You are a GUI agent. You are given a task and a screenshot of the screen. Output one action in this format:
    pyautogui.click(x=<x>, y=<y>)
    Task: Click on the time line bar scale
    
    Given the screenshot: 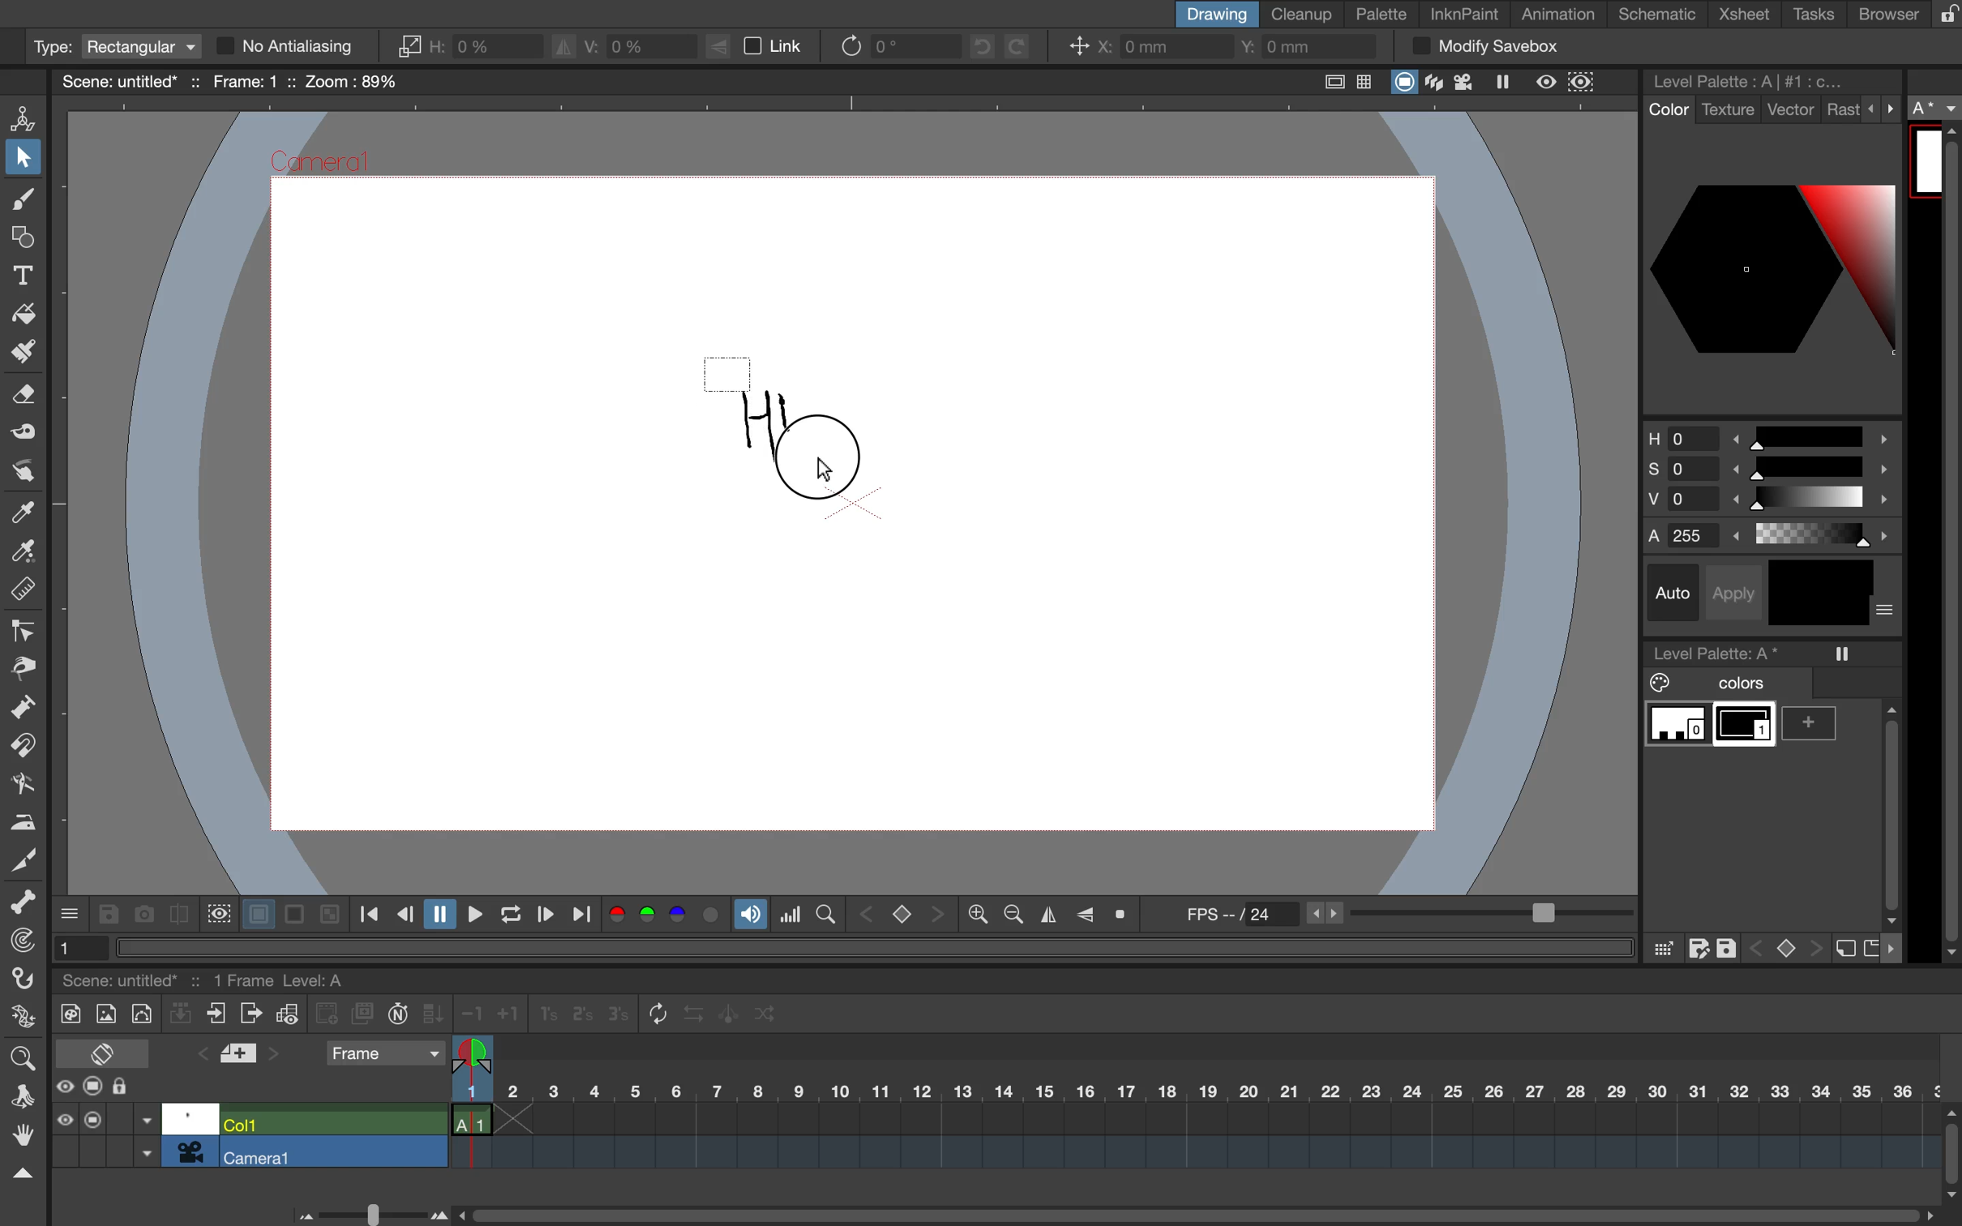 What is the action you would take?
    pyautogui.click(x=366, y=1211)
    